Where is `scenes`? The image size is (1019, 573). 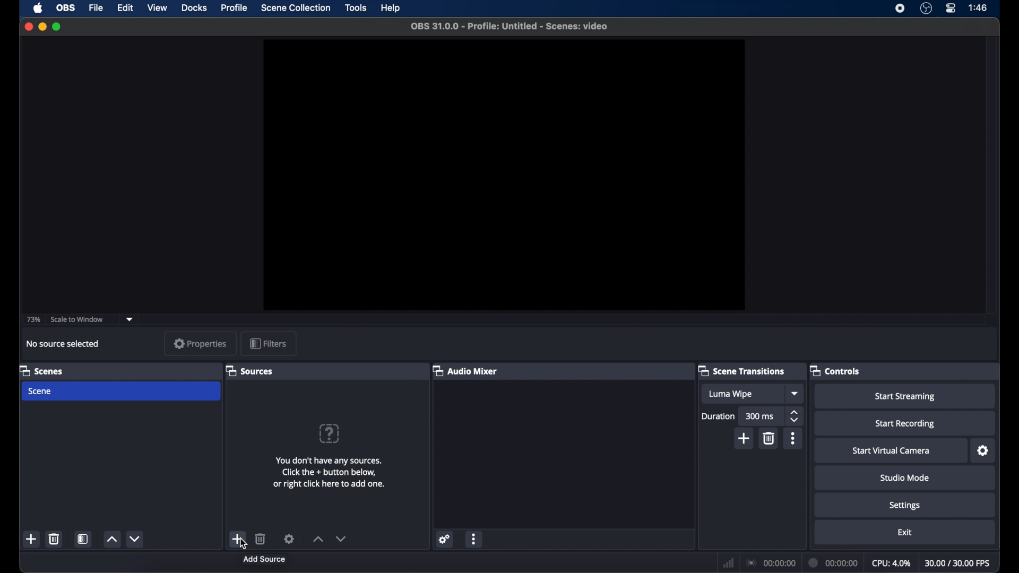 scenes is located at coordinates (41, 371).